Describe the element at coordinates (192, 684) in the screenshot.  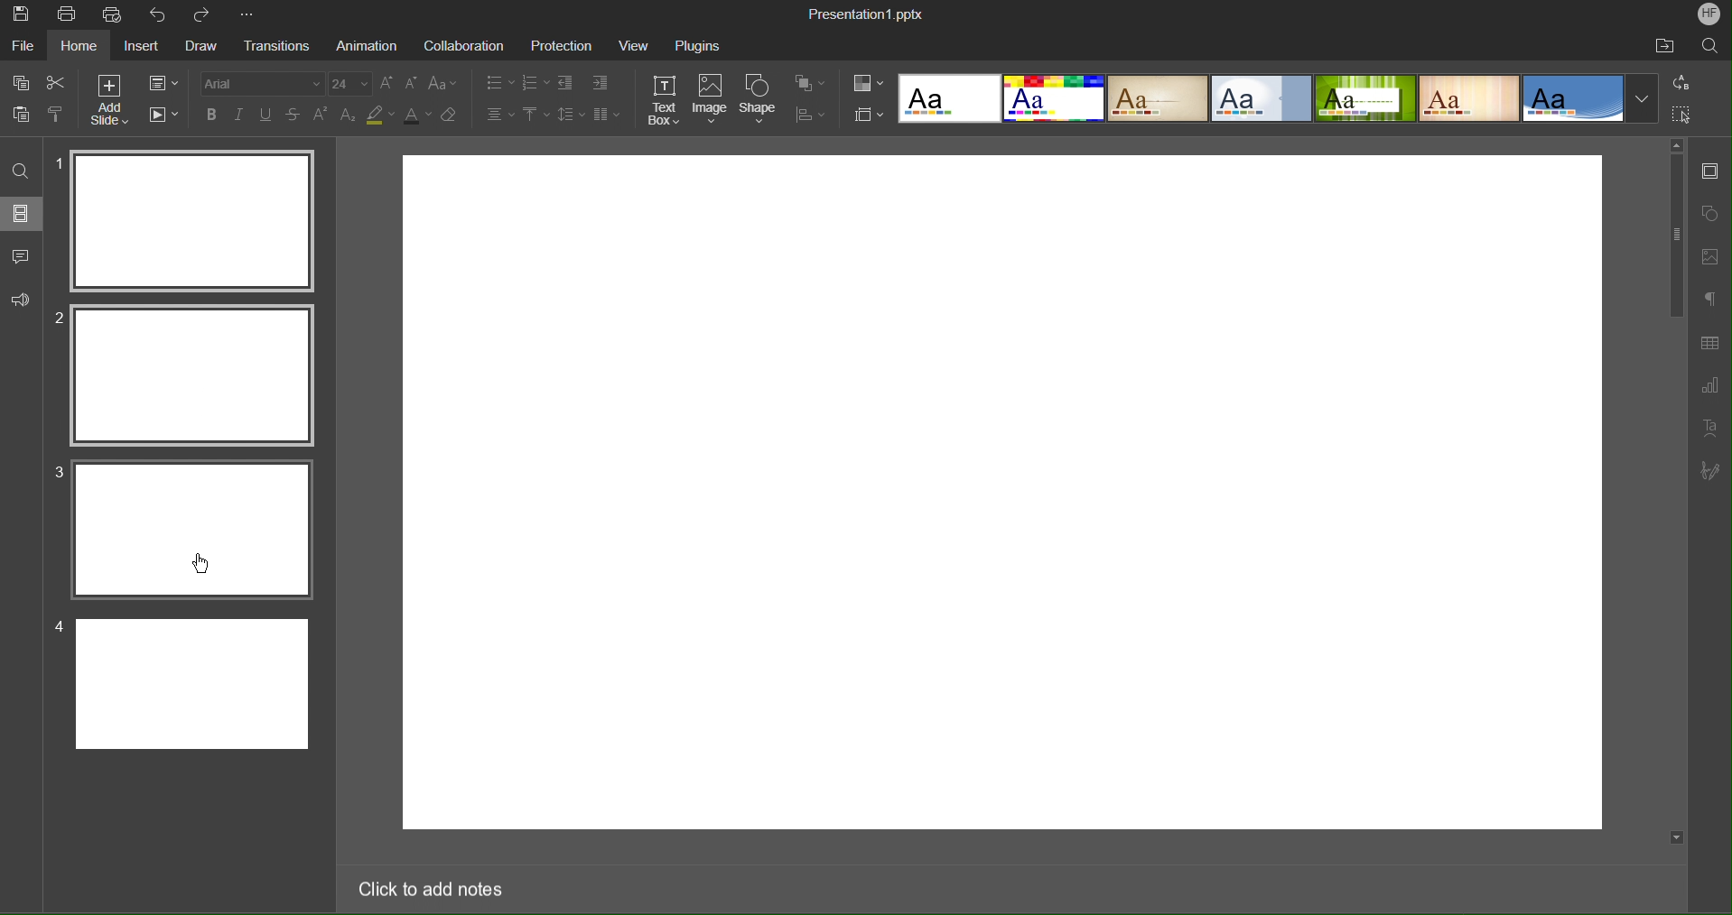
I see `Slide 4` at that location.